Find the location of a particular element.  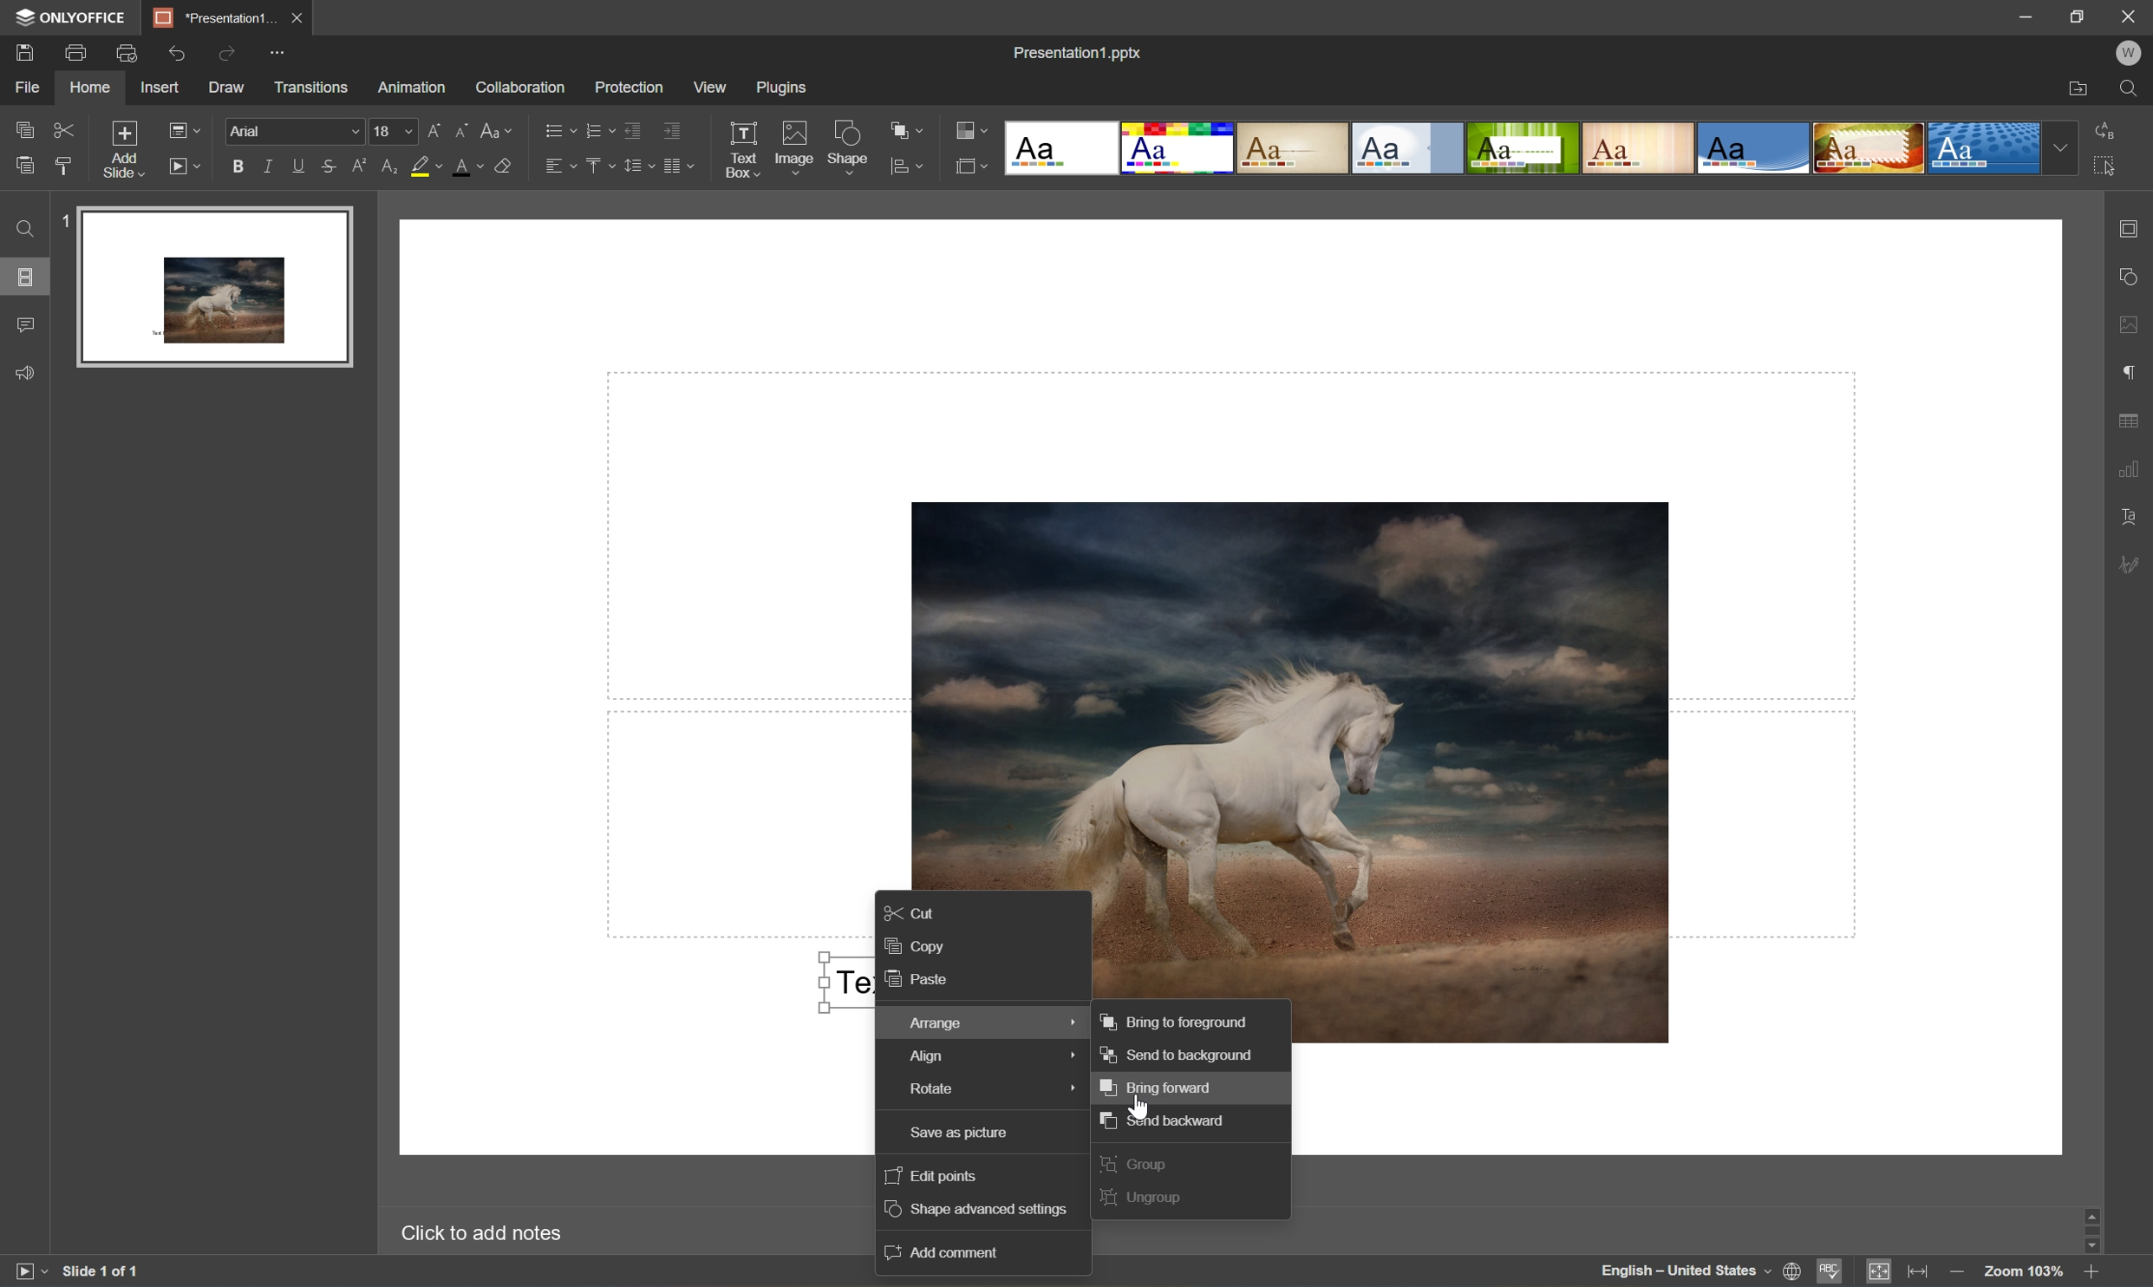

Ungroup is located at coordinates (1144, 1199).